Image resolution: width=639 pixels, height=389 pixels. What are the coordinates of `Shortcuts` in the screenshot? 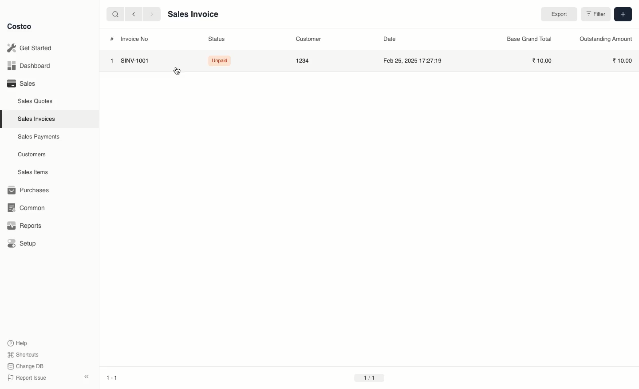 It's located at (24, 354).